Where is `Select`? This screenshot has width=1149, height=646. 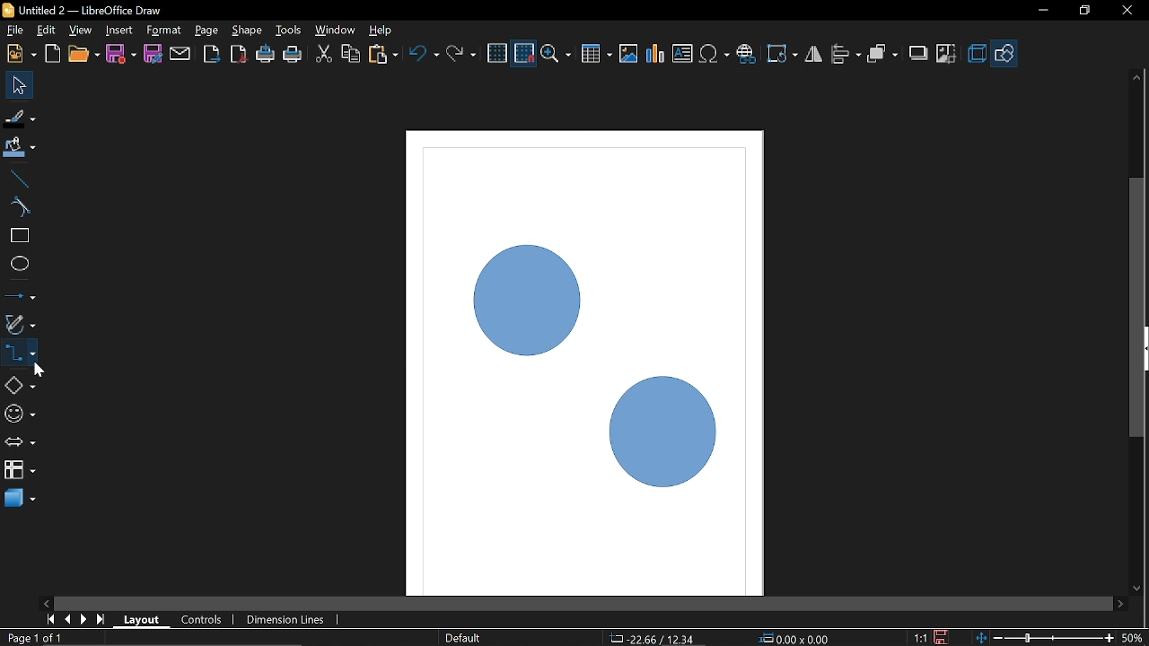 Select is located at coordinates (20, 85).